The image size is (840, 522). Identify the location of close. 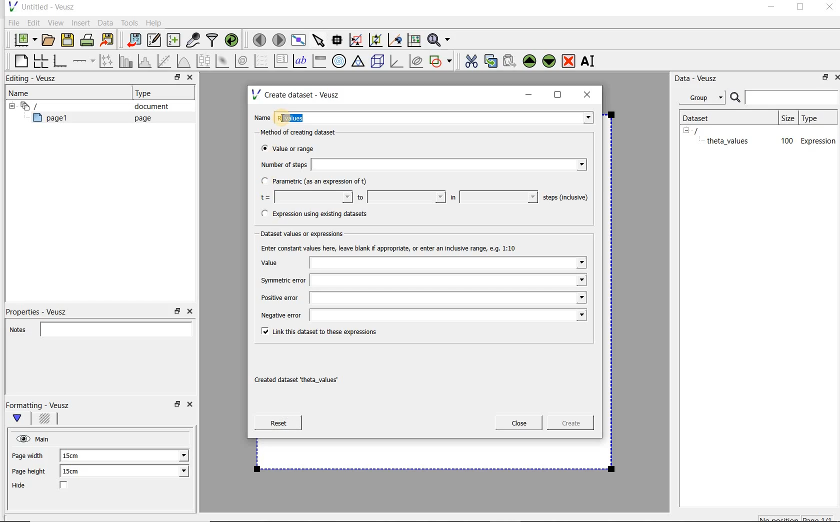
(590, 94).